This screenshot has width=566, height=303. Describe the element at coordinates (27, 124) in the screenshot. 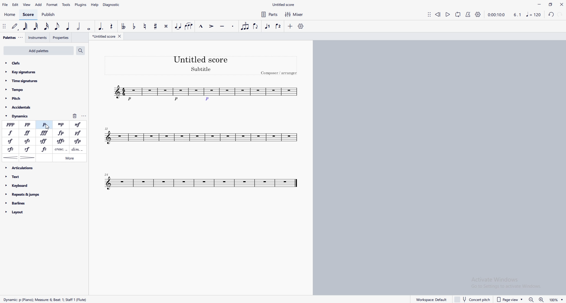

I see `pianissimo` at that location.